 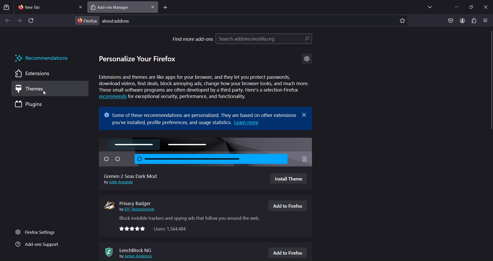 I want to click on save to pocket, so click(x=450, y=21).